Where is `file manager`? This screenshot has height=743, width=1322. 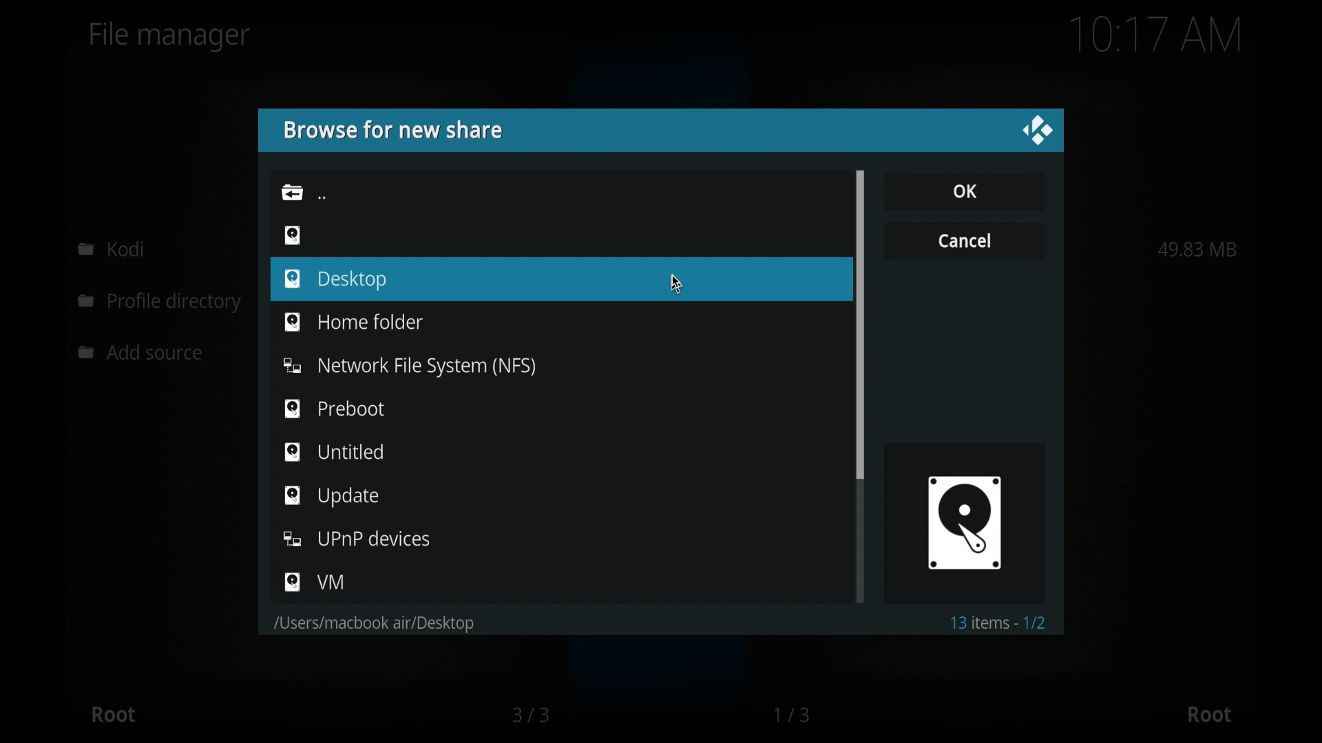 file manager is located at coordinates (170, 36).